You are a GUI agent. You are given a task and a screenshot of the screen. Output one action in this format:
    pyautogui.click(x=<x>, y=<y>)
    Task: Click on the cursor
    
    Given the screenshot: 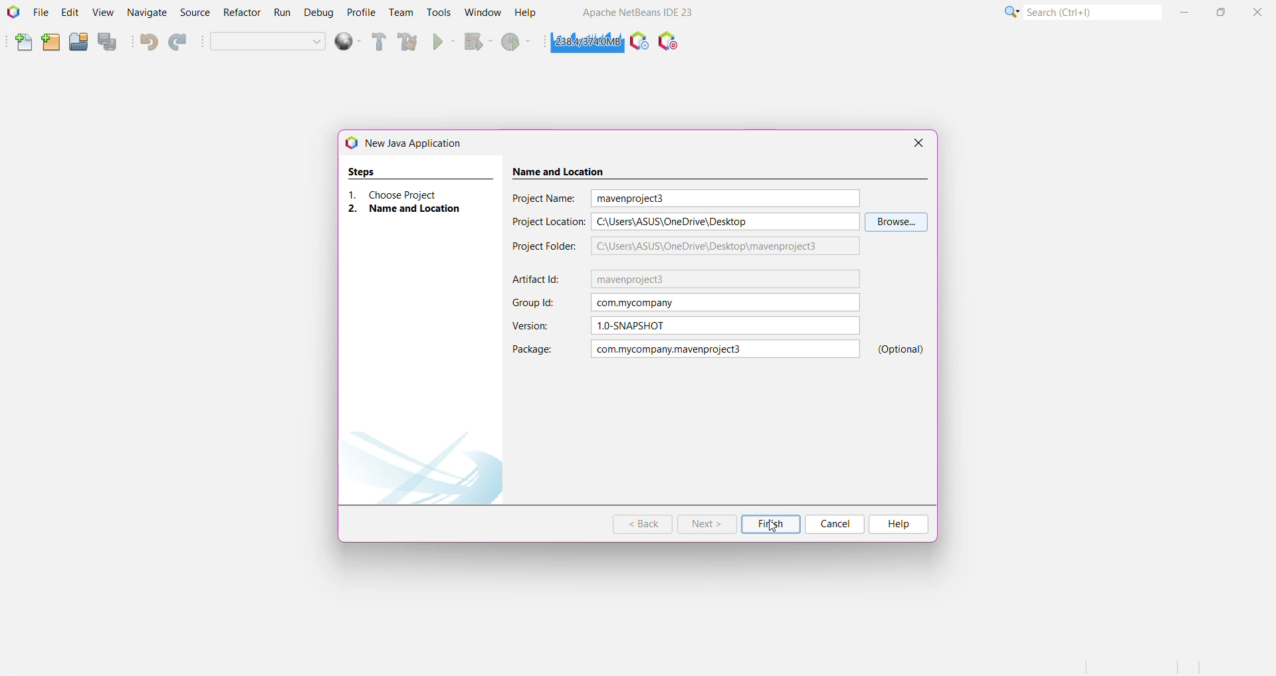 What is the action you would take?
    pyautogui.click(x=774, y=524)
    